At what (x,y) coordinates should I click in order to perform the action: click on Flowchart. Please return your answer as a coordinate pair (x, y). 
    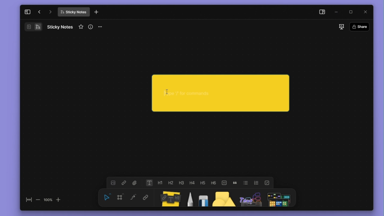
    Looking at the image, I should click on (39, 27).